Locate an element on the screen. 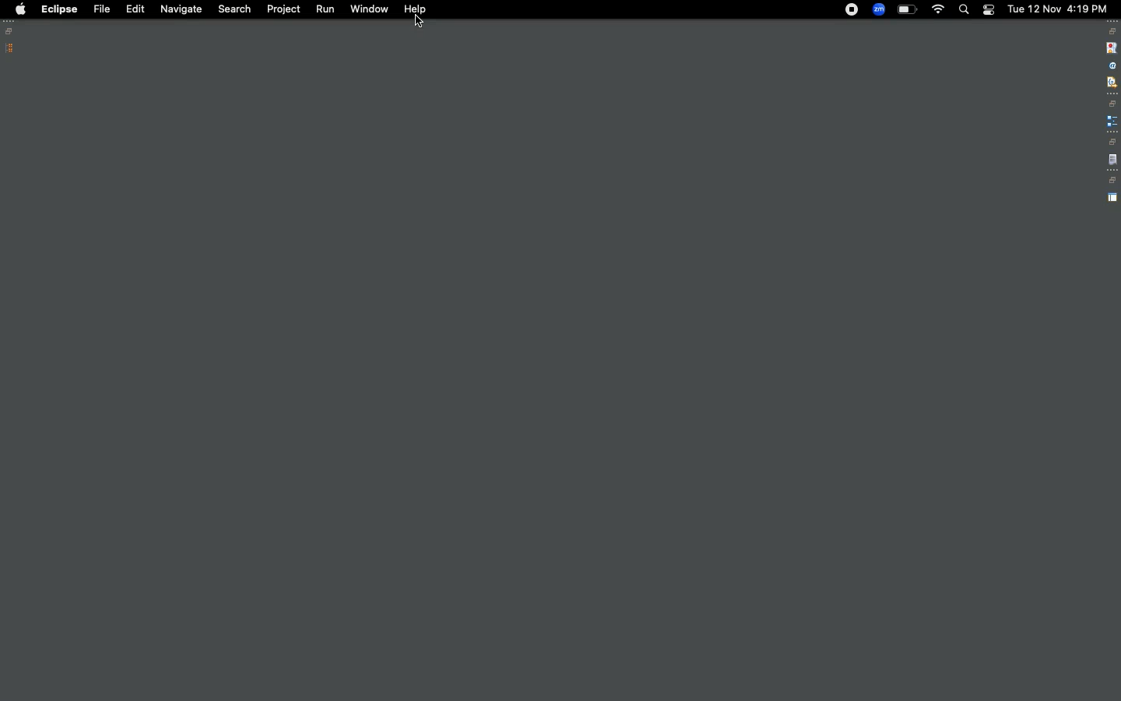 This screenshot has width=1121, height=701. Run is located at coordinates (322, 9).